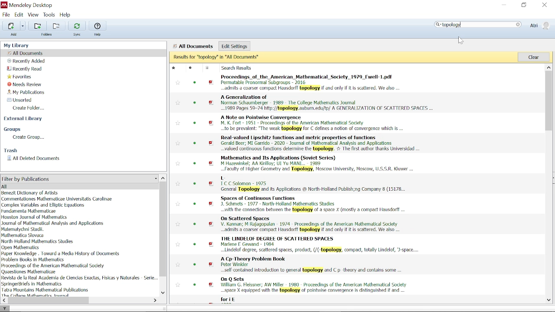 The image size is (555, 312). I want to click on favourite, so click(177, 123).